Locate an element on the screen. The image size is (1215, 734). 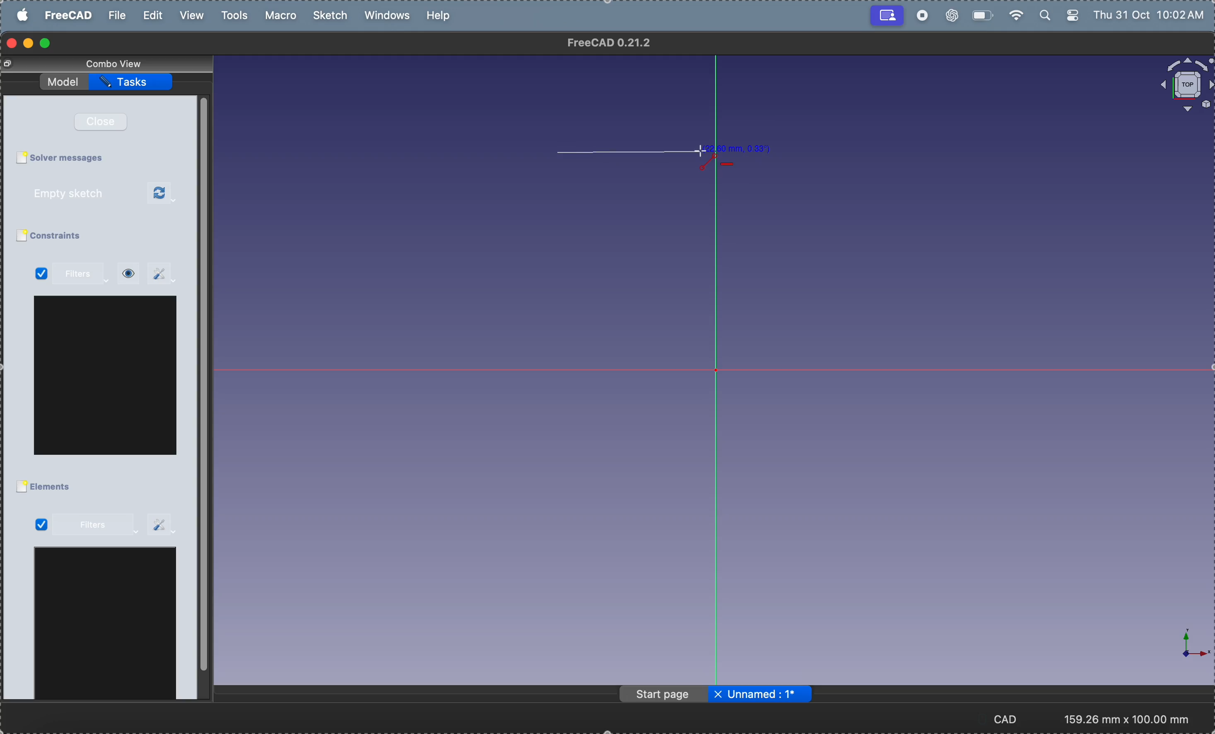
settings is located at coordinates (163, 524).